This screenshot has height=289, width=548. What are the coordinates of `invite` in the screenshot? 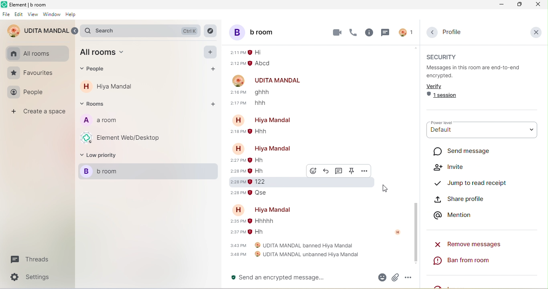 It's located at (455, 167).